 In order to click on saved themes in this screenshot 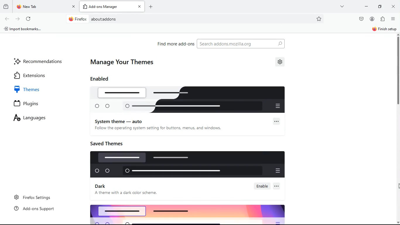, I will do `click(109, 142)`.